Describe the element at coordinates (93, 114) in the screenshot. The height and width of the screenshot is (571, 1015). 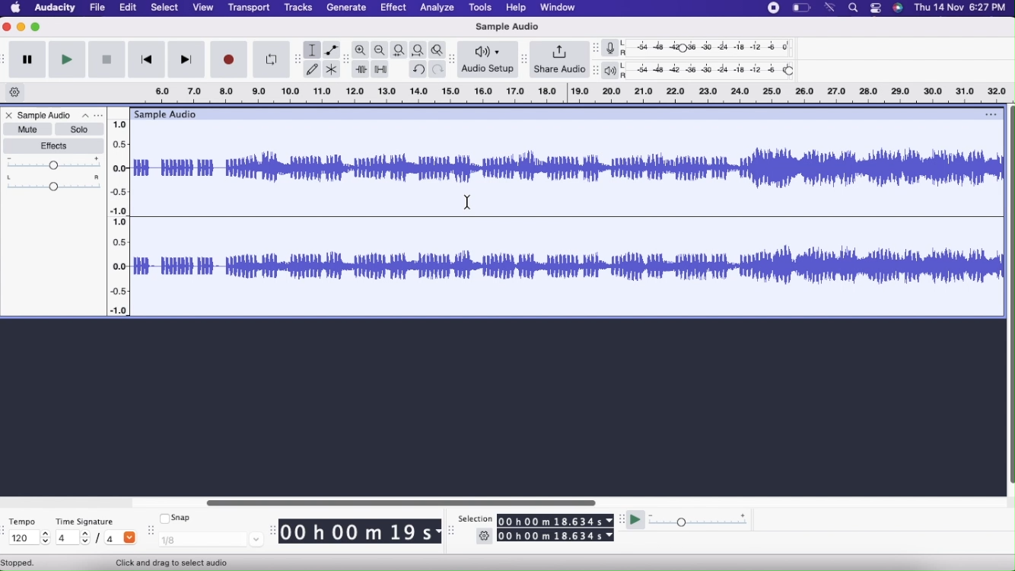
I see `Options` at that location.